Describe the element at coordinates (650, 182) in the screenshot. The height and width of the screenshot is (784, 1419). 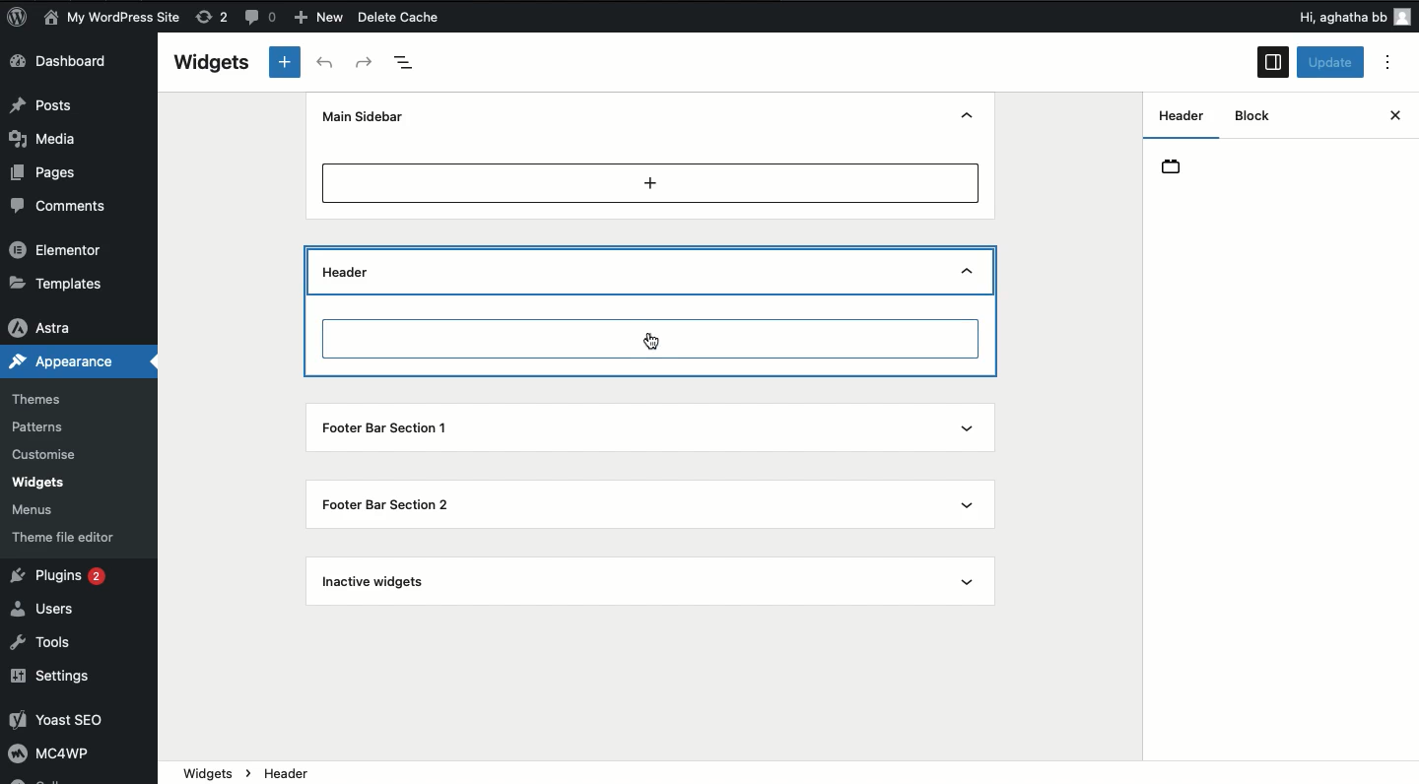
I see `Add new block` at that location.